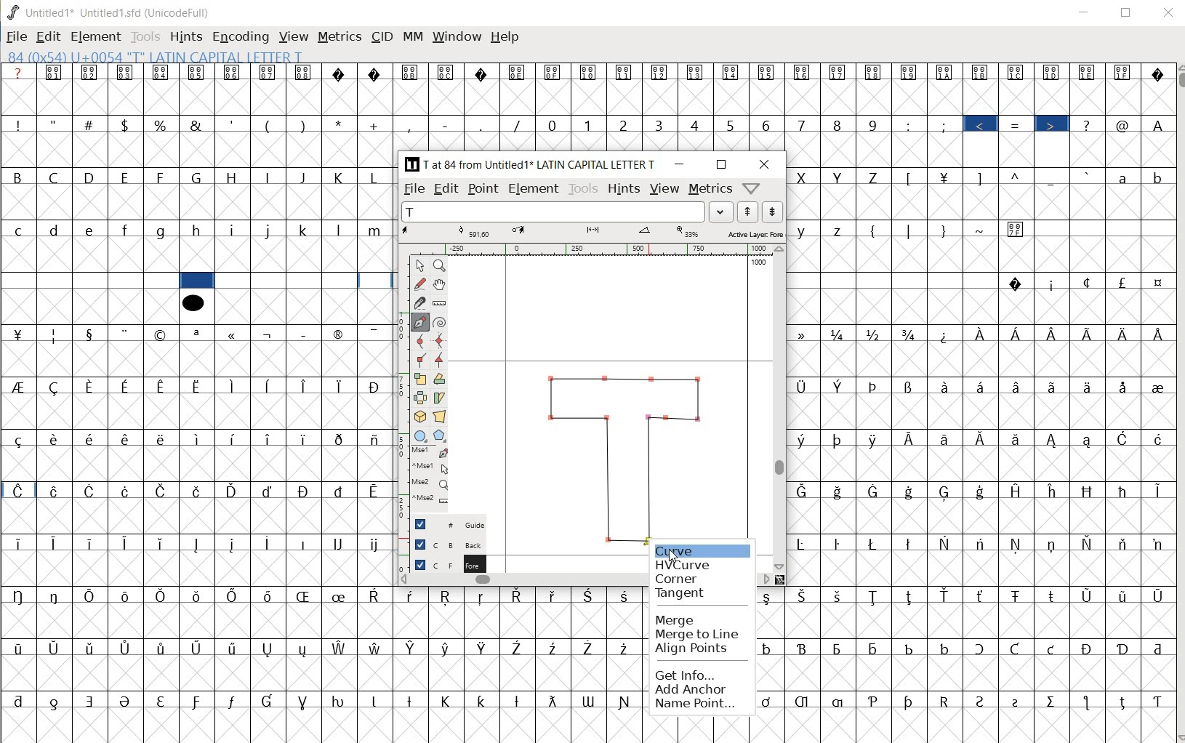  I want to click on Symbol, so click(590, 701).